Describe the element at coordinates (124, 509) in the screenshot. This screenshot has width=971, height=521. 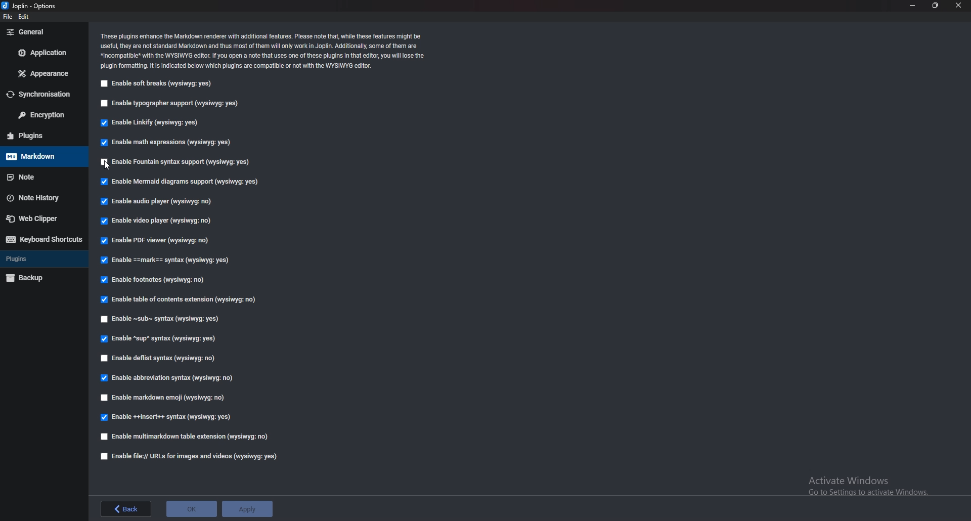
I see `back` at that location.